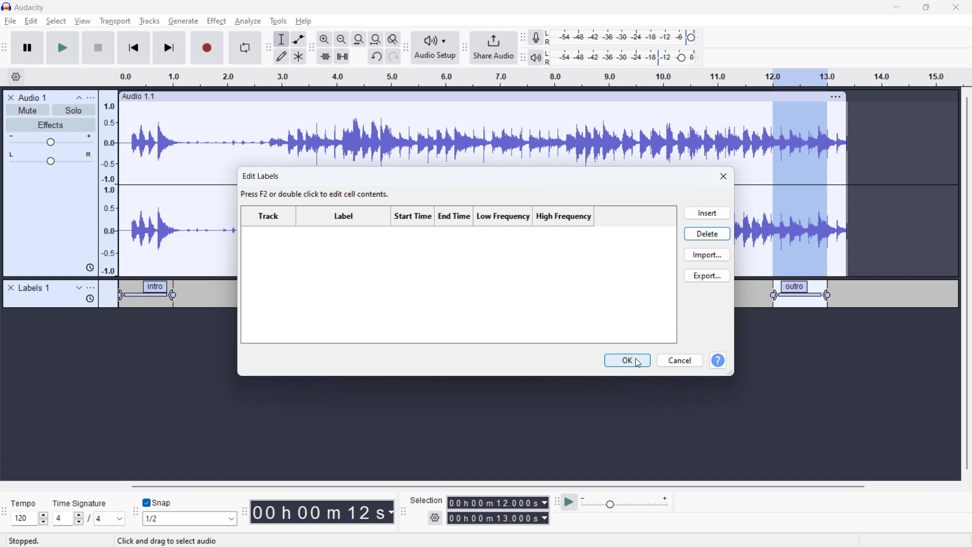 This screenshot has height=547, width=972. I want to click on Timeline, so click(846, 342).